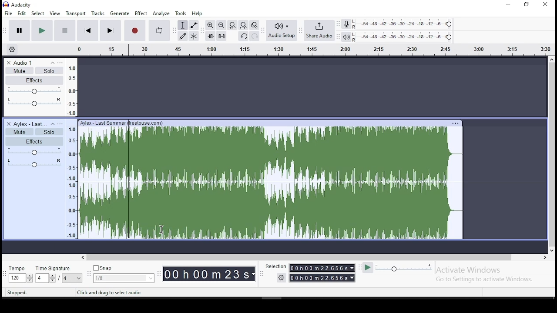 The height and width of the screenshot is (313, 557). What do you see at coordinates (52, 63) in the screenshot?
I see `collapse` at bounding box center [52, 63].